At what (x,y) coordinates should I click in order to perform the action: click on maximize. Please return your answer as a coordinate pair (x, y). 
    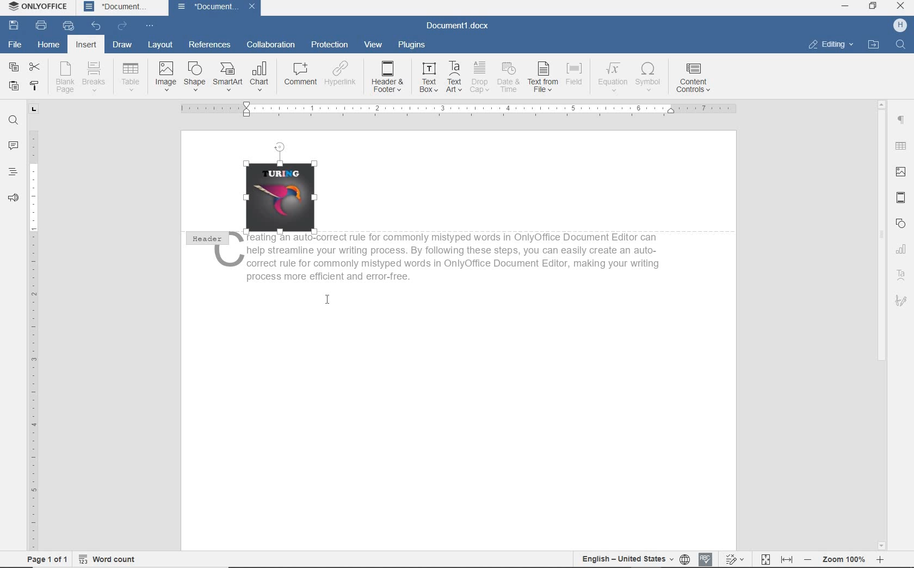
    Looking at the image, I should click on (873, 7).